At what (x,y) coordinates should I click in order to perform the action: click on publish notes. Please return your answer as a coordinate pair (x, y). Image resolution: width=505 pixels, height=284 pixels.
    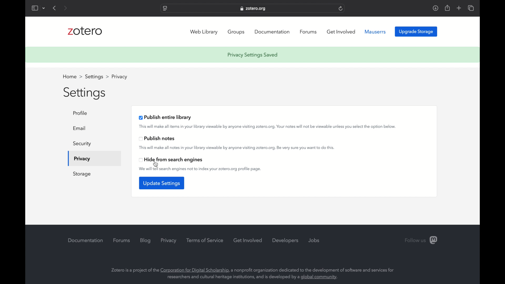
    Looking at the image, I should click on (156, 138).